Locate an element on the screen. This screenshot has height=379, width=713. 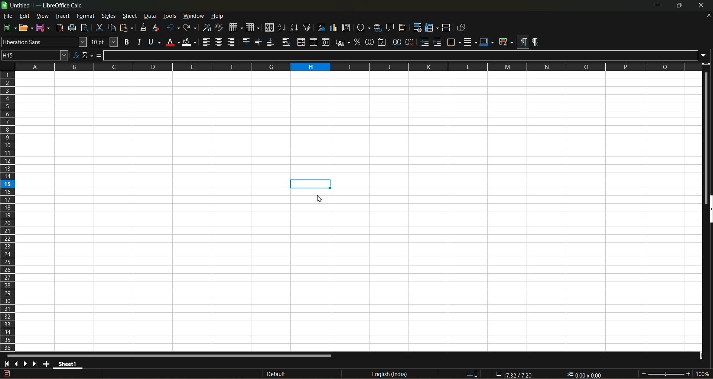
italic is located at coordinates (140, 43).